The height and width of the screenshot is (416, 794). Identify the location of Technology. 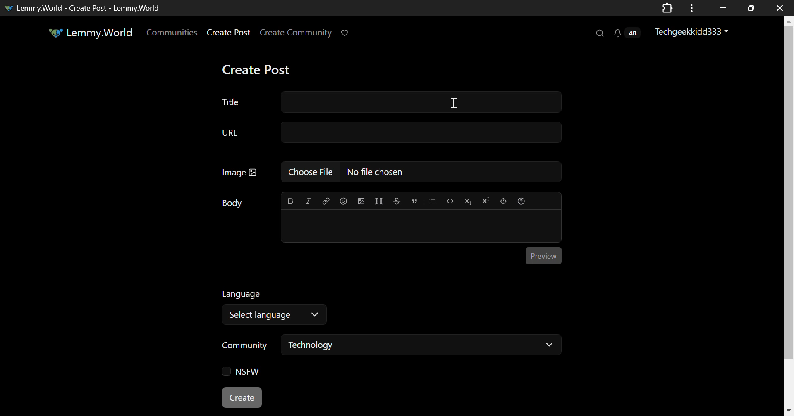
(422, 347).